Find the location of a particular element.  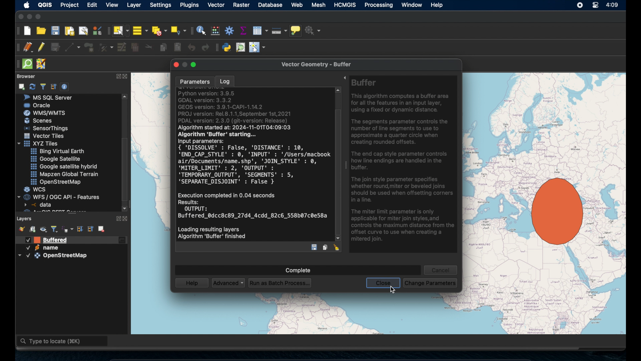

scroll down arrow is located at coordinates (339, 239).